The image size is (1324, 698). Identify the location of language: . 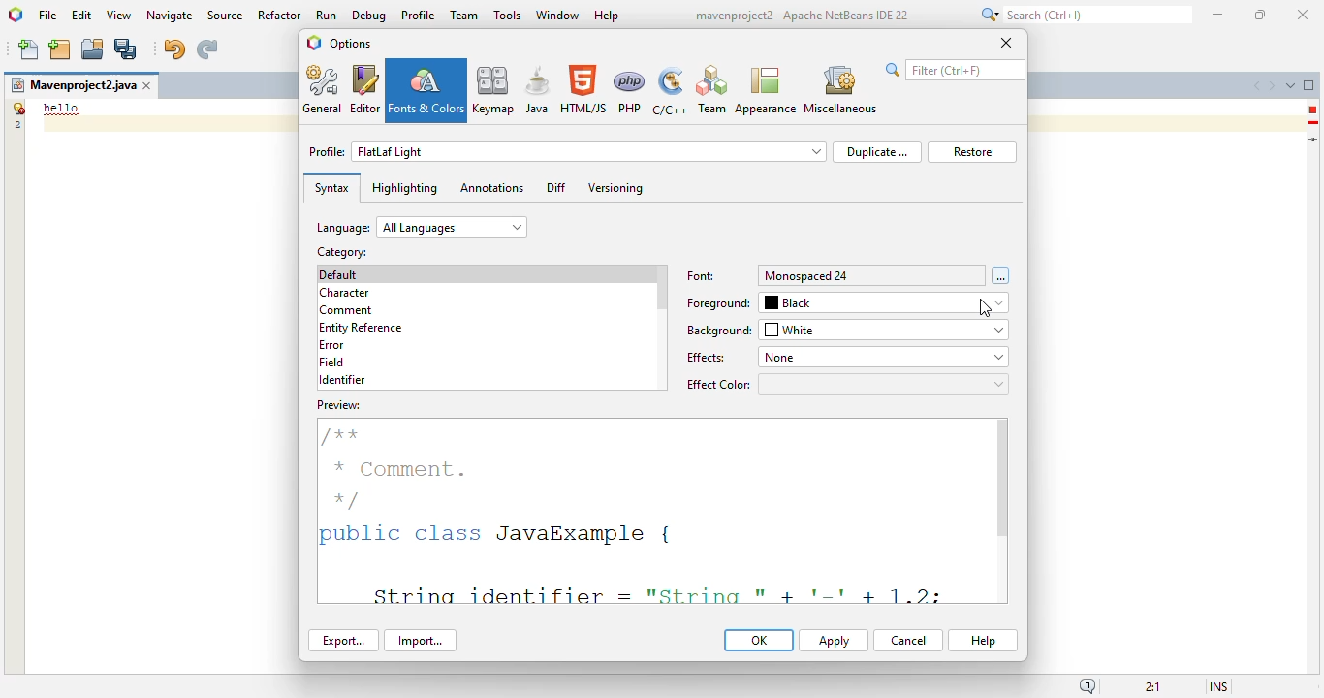
(422, 227).